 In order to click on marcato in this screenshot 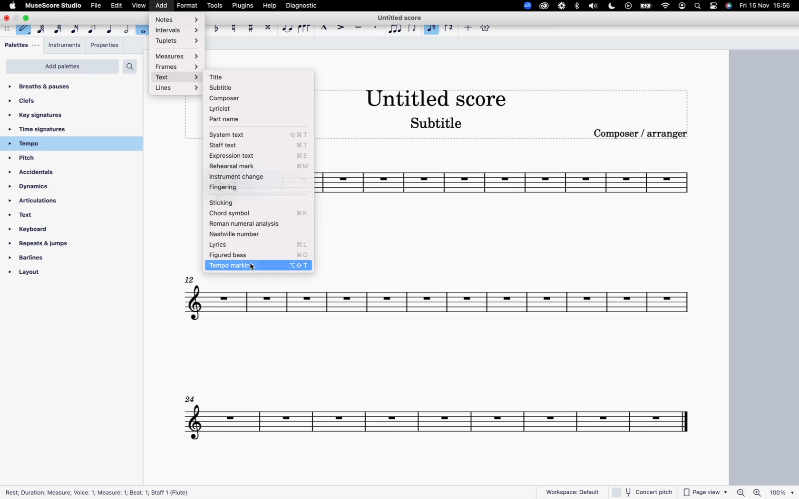, I will do `click(324, 28)`.